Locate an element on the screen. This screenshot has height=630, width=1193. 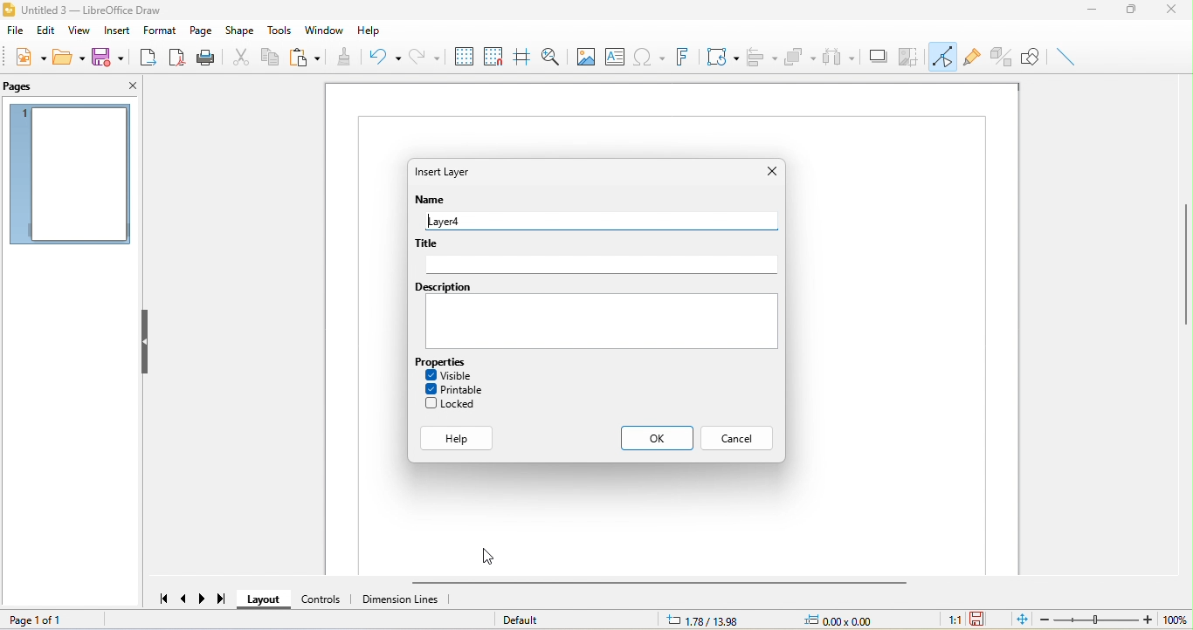
Title is located at coordinates (426, 243).